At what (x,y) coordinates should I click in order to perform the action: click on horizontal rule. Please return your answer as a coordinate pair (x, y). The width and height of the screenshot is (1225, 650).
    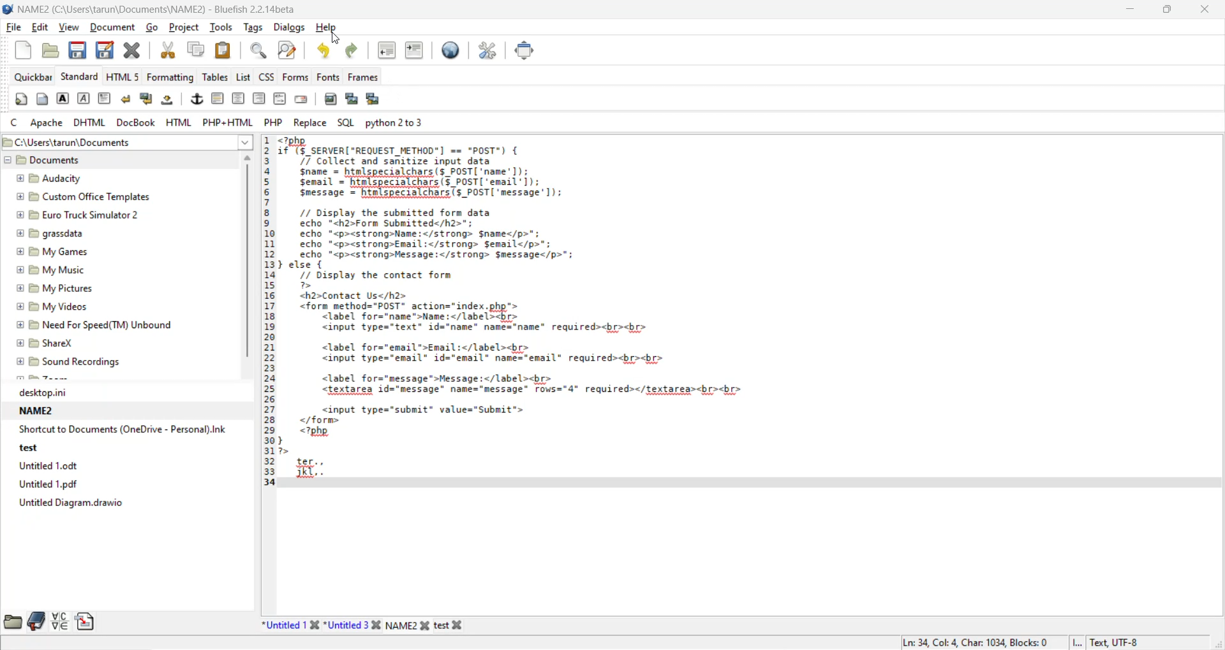
    Looking at the image, I should click on (219, 98).